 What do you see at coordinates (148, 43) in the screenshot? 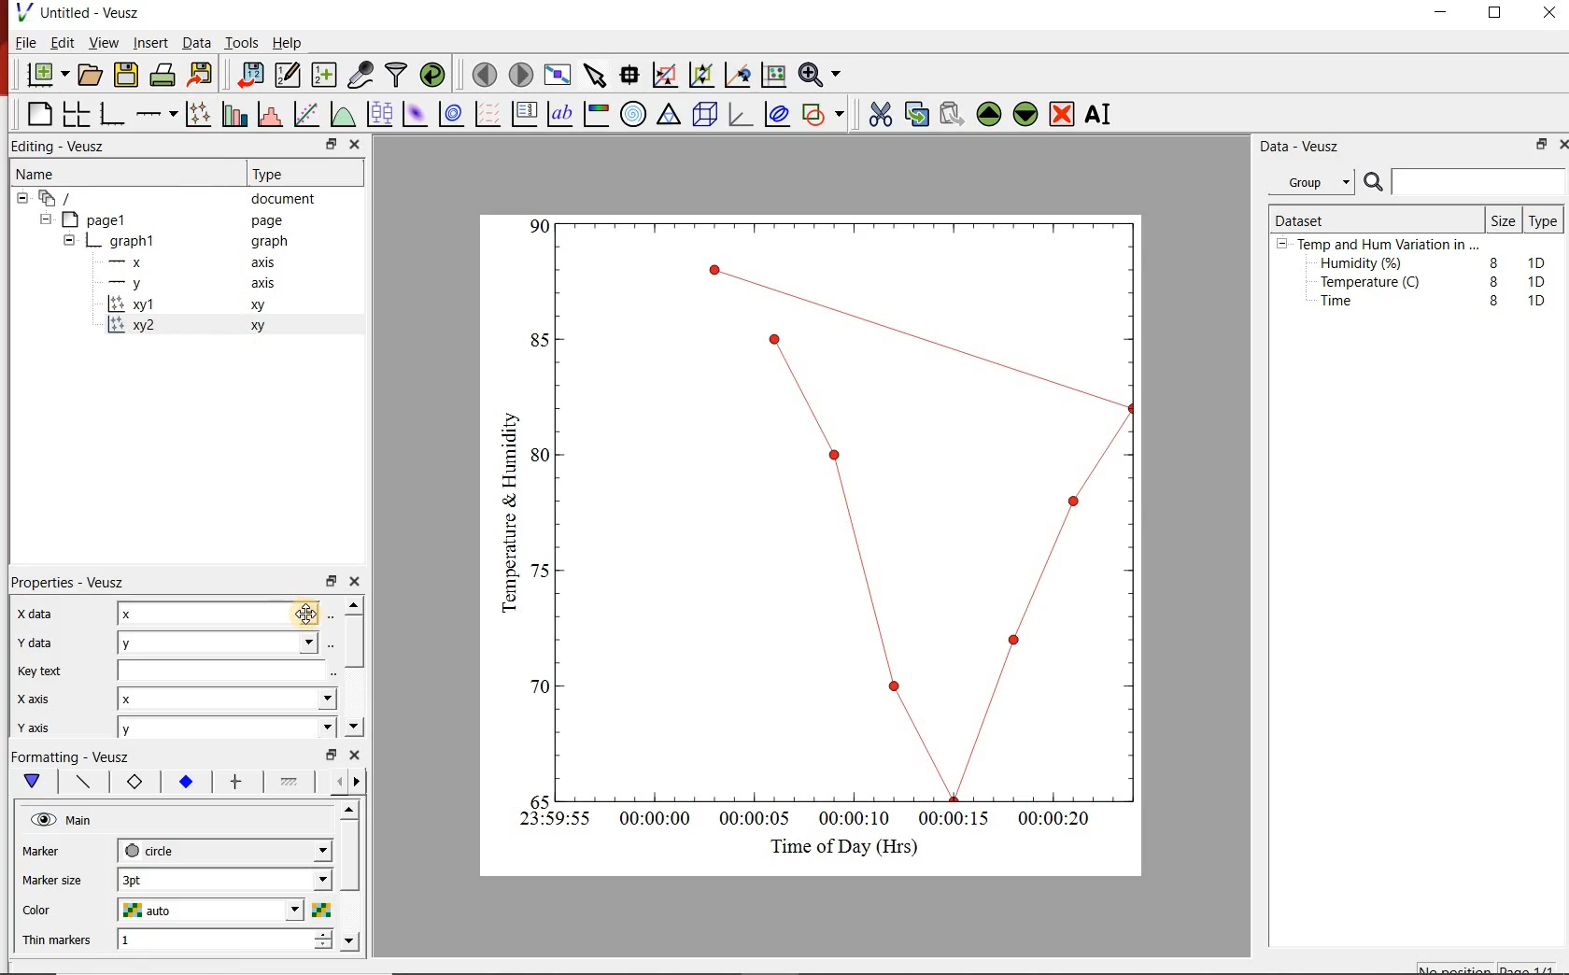
I see `Insert` at bounding box center [148, 43].